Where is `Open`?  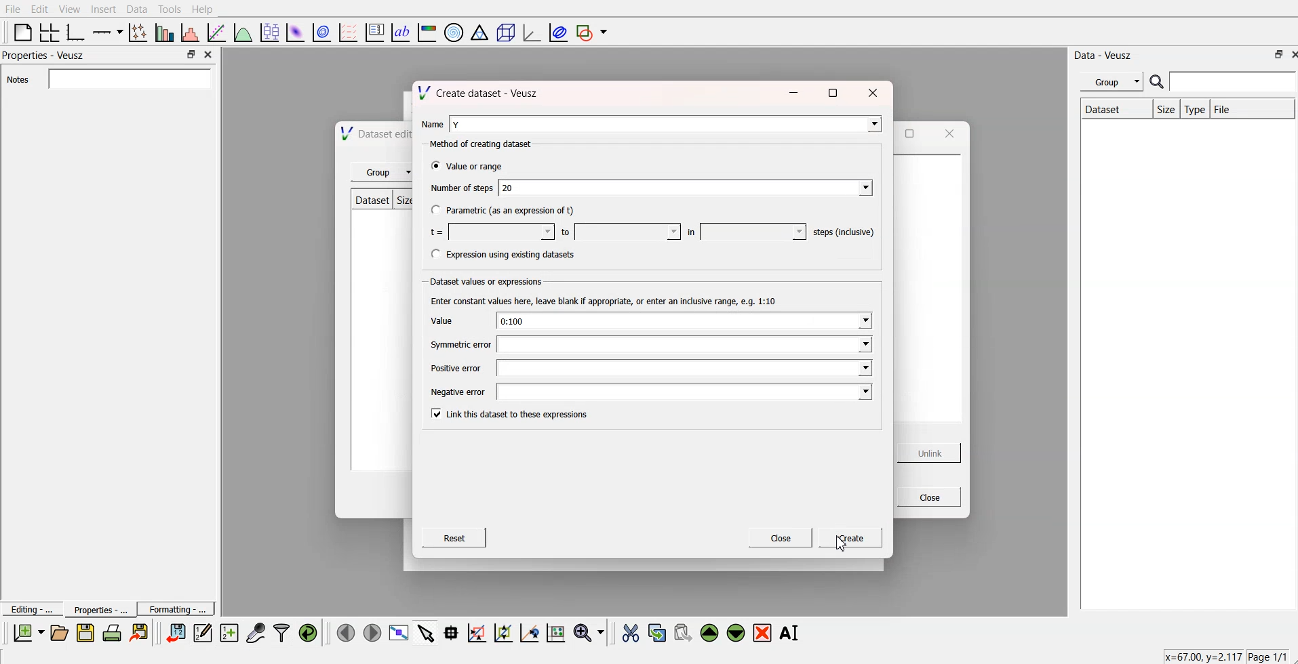 Open is located at coordinates (59, 632).